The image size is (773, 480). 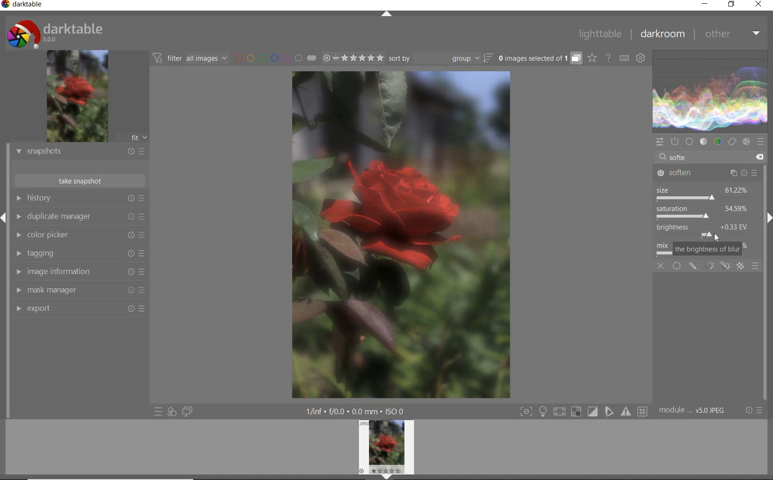 What do you see at coordinates (716, 238) in the screenshot?
I see `cursor position` at bounding box center [716, 238].